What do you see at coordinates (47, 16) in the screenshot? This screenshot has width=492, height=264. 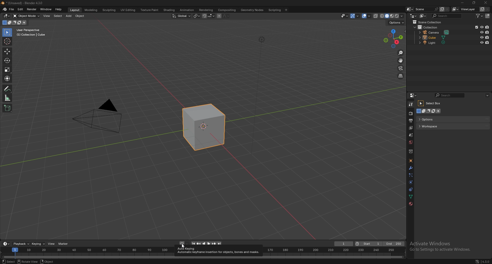 I see `view` at bounding box center [47, 16].